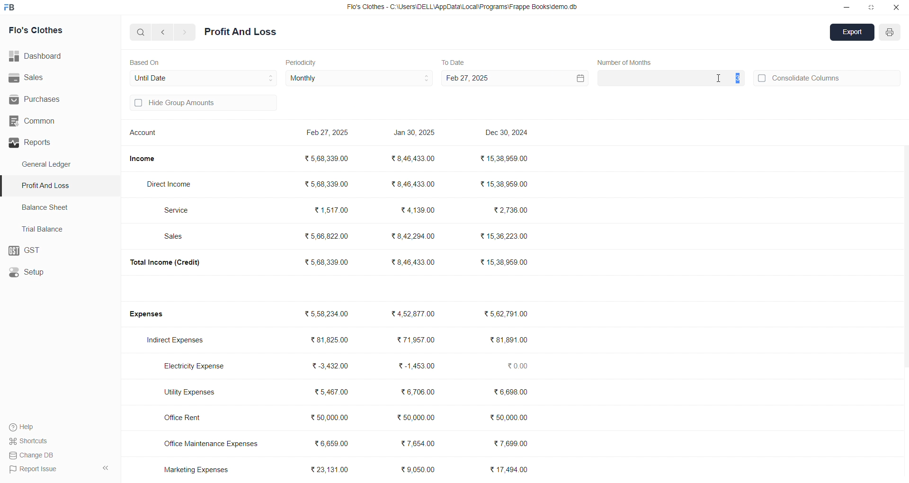 This screenshot has width=909, height=483. Describe the element at coordinates (40, 56) in the screenshot. I see `Dashboard` at that location.